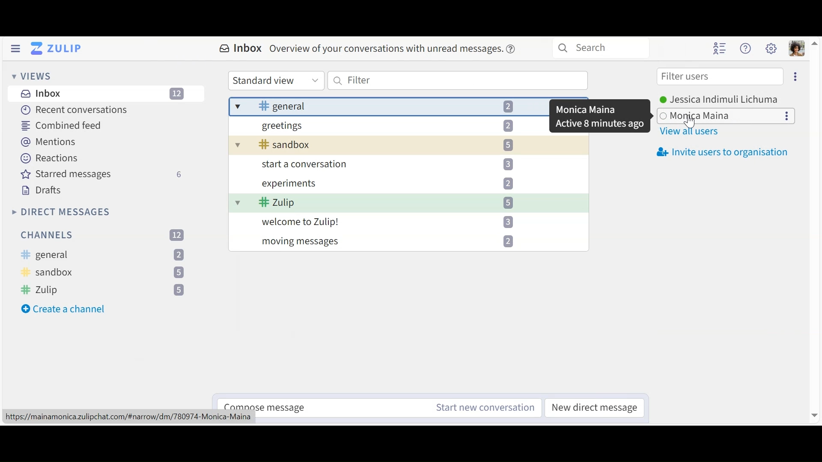  Describe the element at coordinates (49, 142) in the screenshot. I see `Mentions` at that location.